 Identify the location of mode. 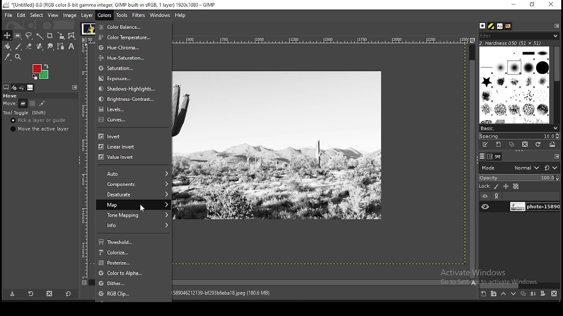
(510, 167).